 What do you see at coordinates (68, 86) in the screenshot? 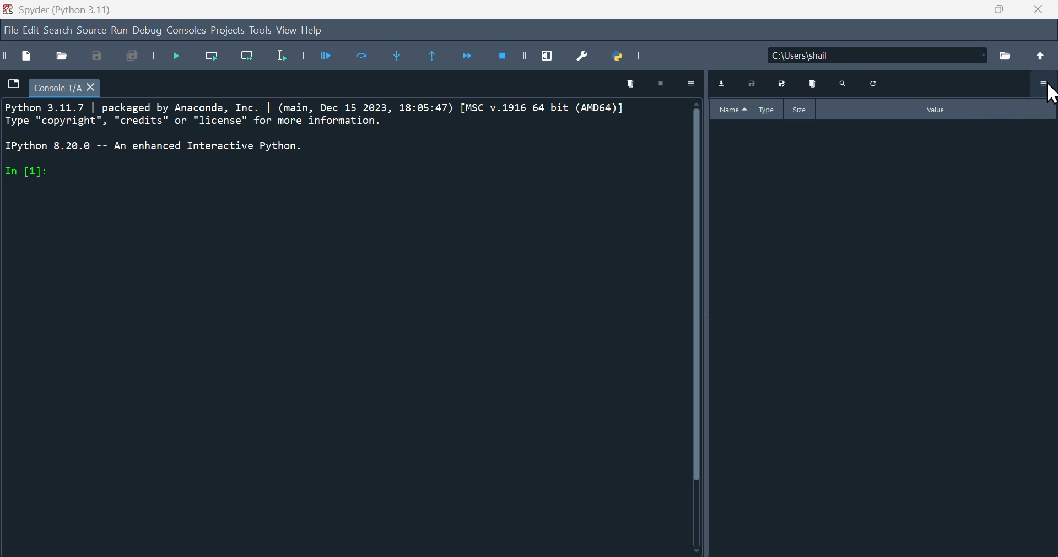
I see `filename` at bounding box center [68, 86].